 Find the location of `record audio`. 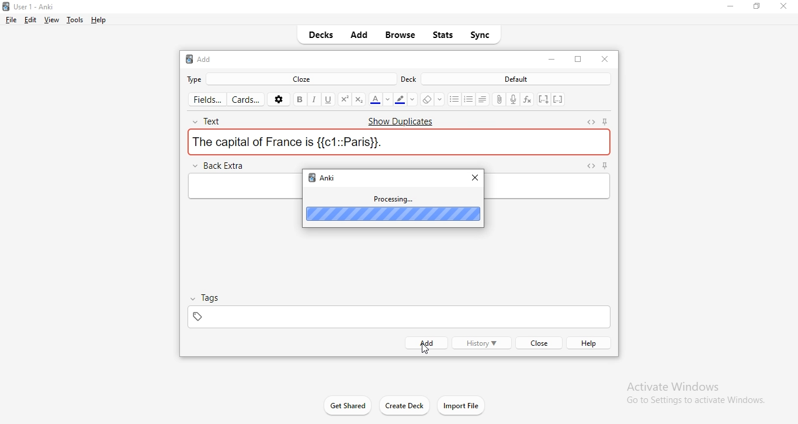

record audio is located at coordinates (514, 99).